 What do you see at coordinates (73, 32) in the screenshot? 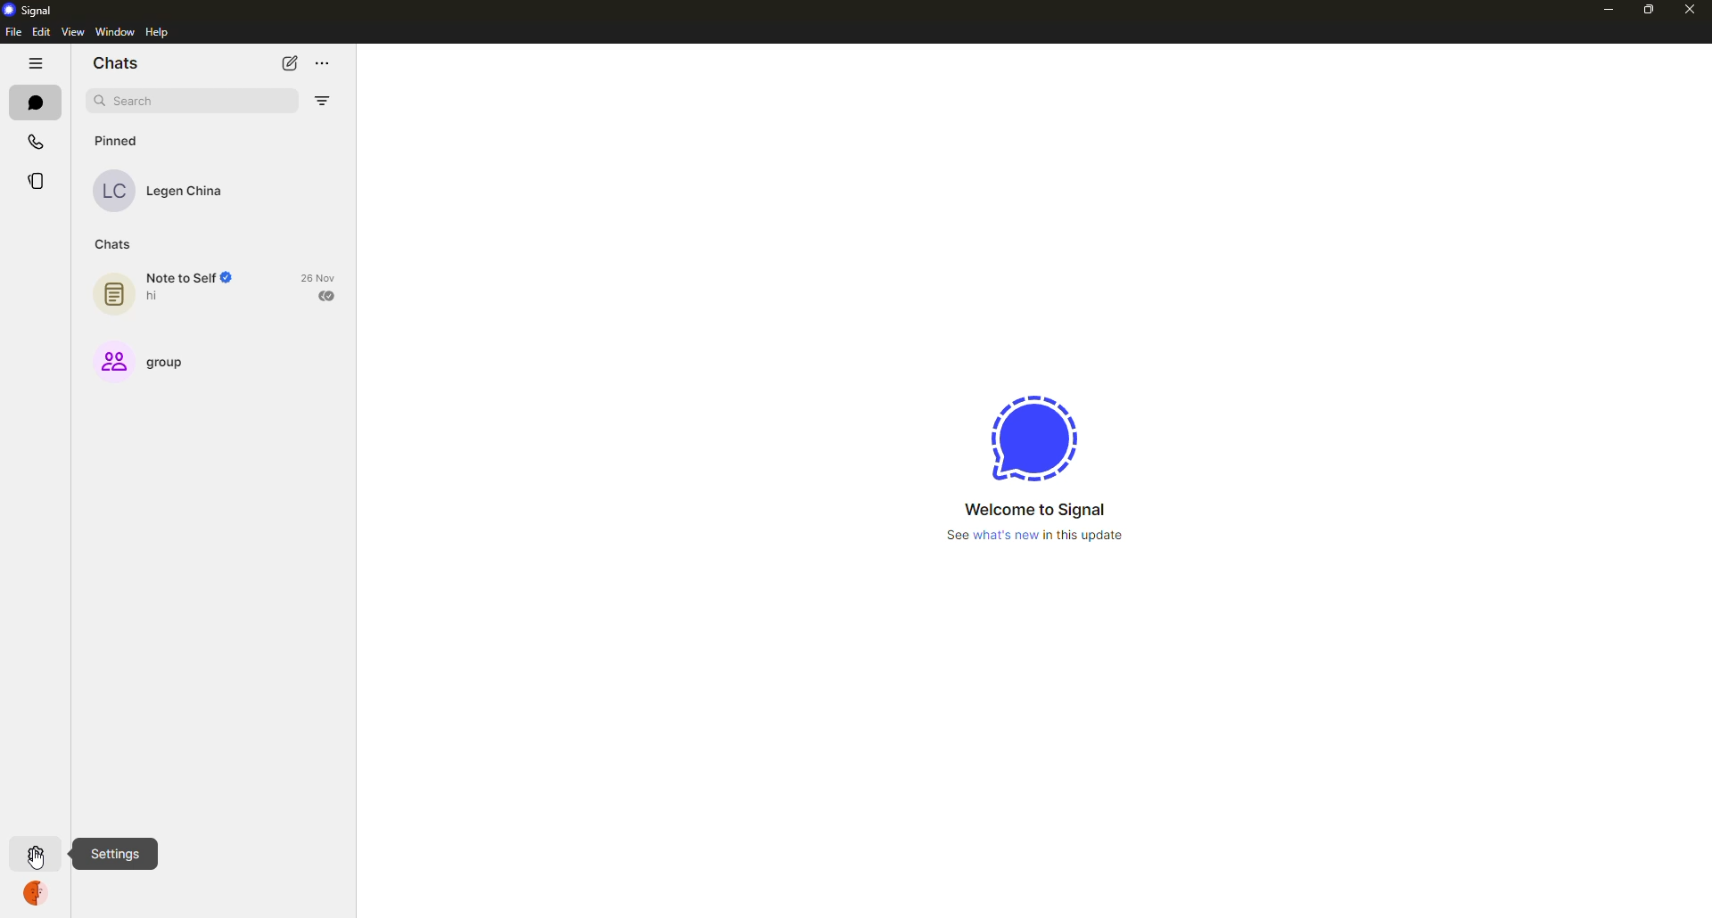
I see `view` at bounding box center [73, 32].